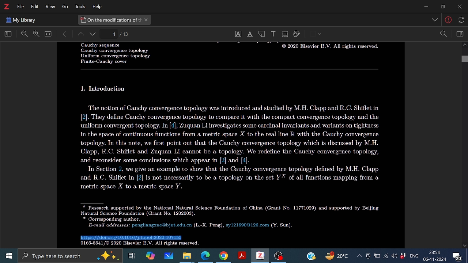 This screenshot has height=263, width=468. What do you see at coordinates (69, 256) in the screenshot?
I see `Type here to serach` at bounding box center [69, 256].